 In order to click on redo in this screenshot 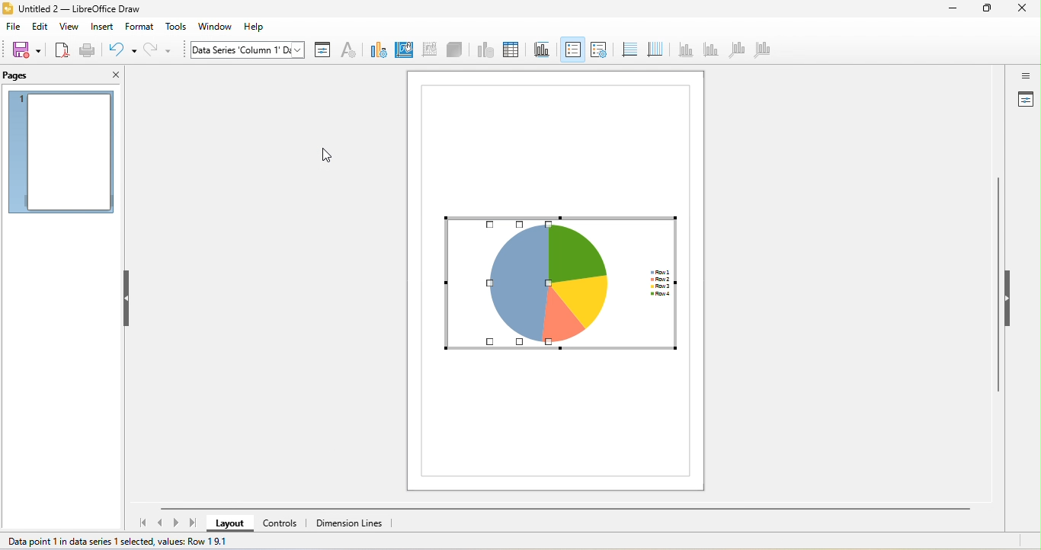, I will do `click(160, 50)`.